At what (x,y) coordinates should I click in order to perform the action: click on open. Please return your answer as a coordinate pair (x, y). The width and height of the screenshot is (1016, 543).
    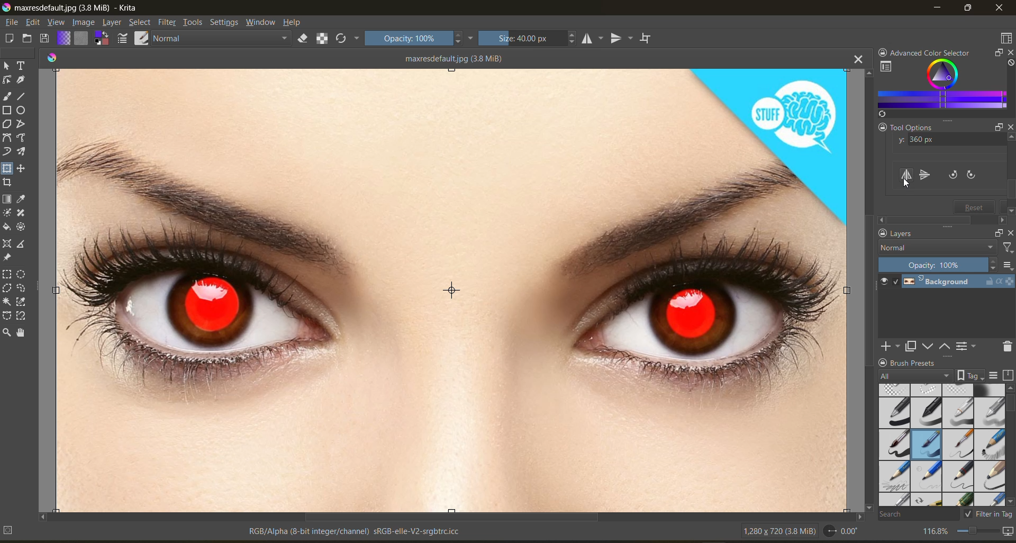
    Looking at the image, I should click on (28, 39).